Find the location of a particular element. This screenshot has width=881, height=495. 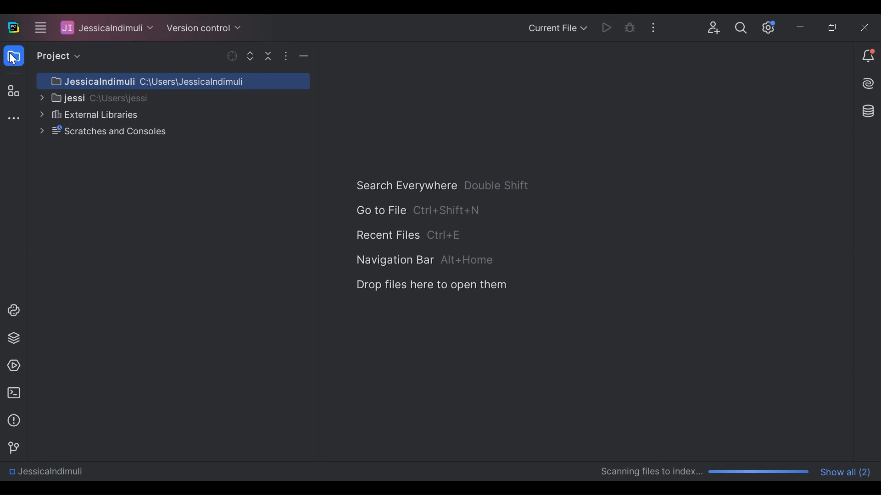

Collapse All is located at coordinates (268, 56).